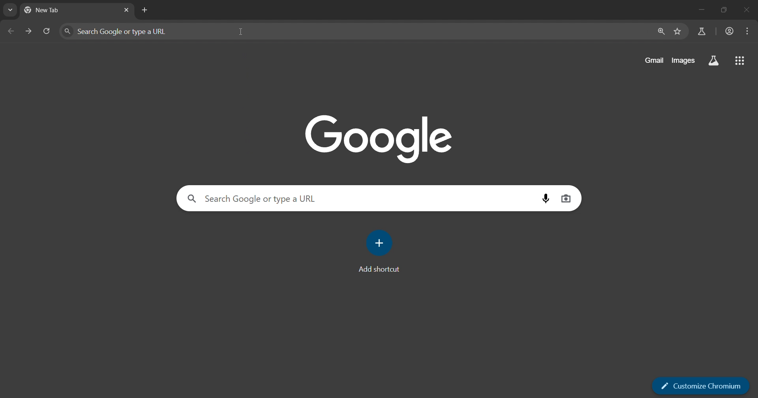  I want to click on options, so click(747, 31).